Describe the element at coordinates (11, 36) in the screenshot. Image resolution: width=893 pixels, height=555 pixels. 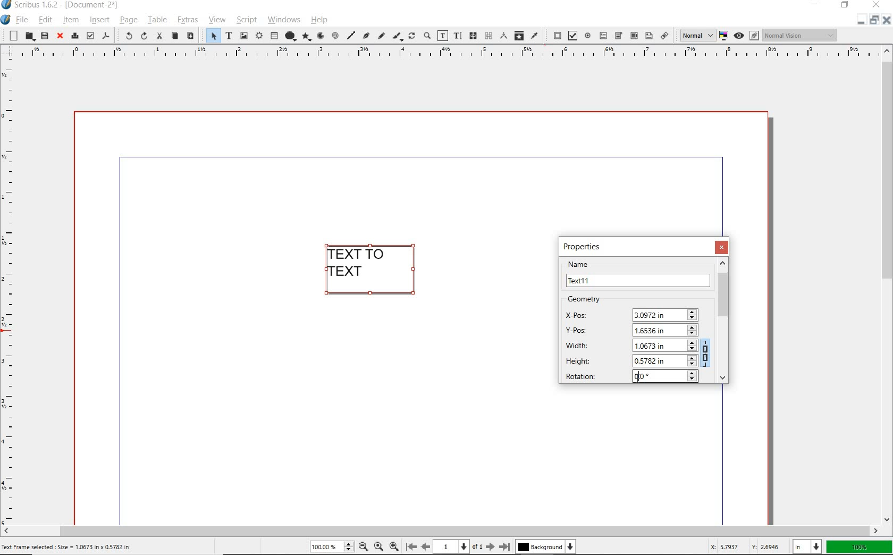
I see `new` at that location.